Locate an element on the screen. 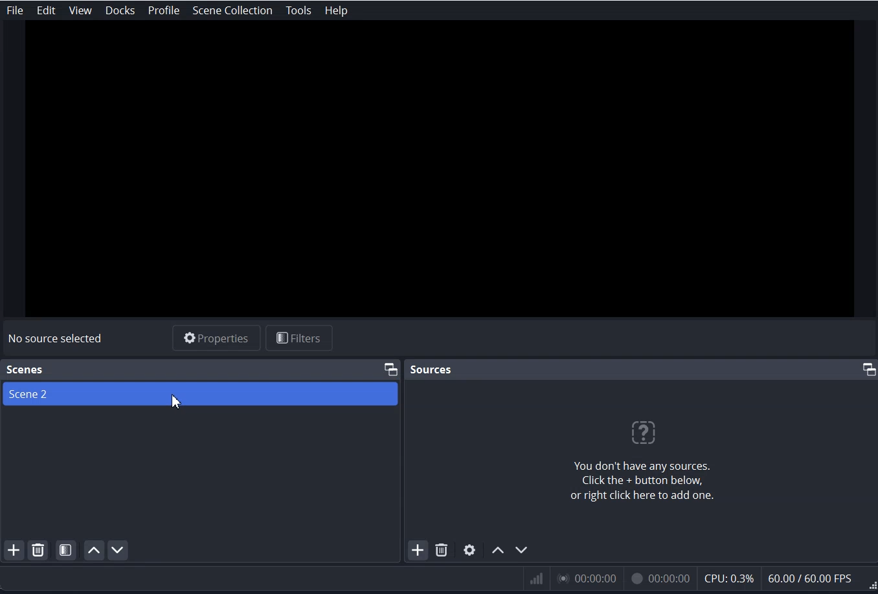  Remove selected Scene is located at coordinates (38, 550).